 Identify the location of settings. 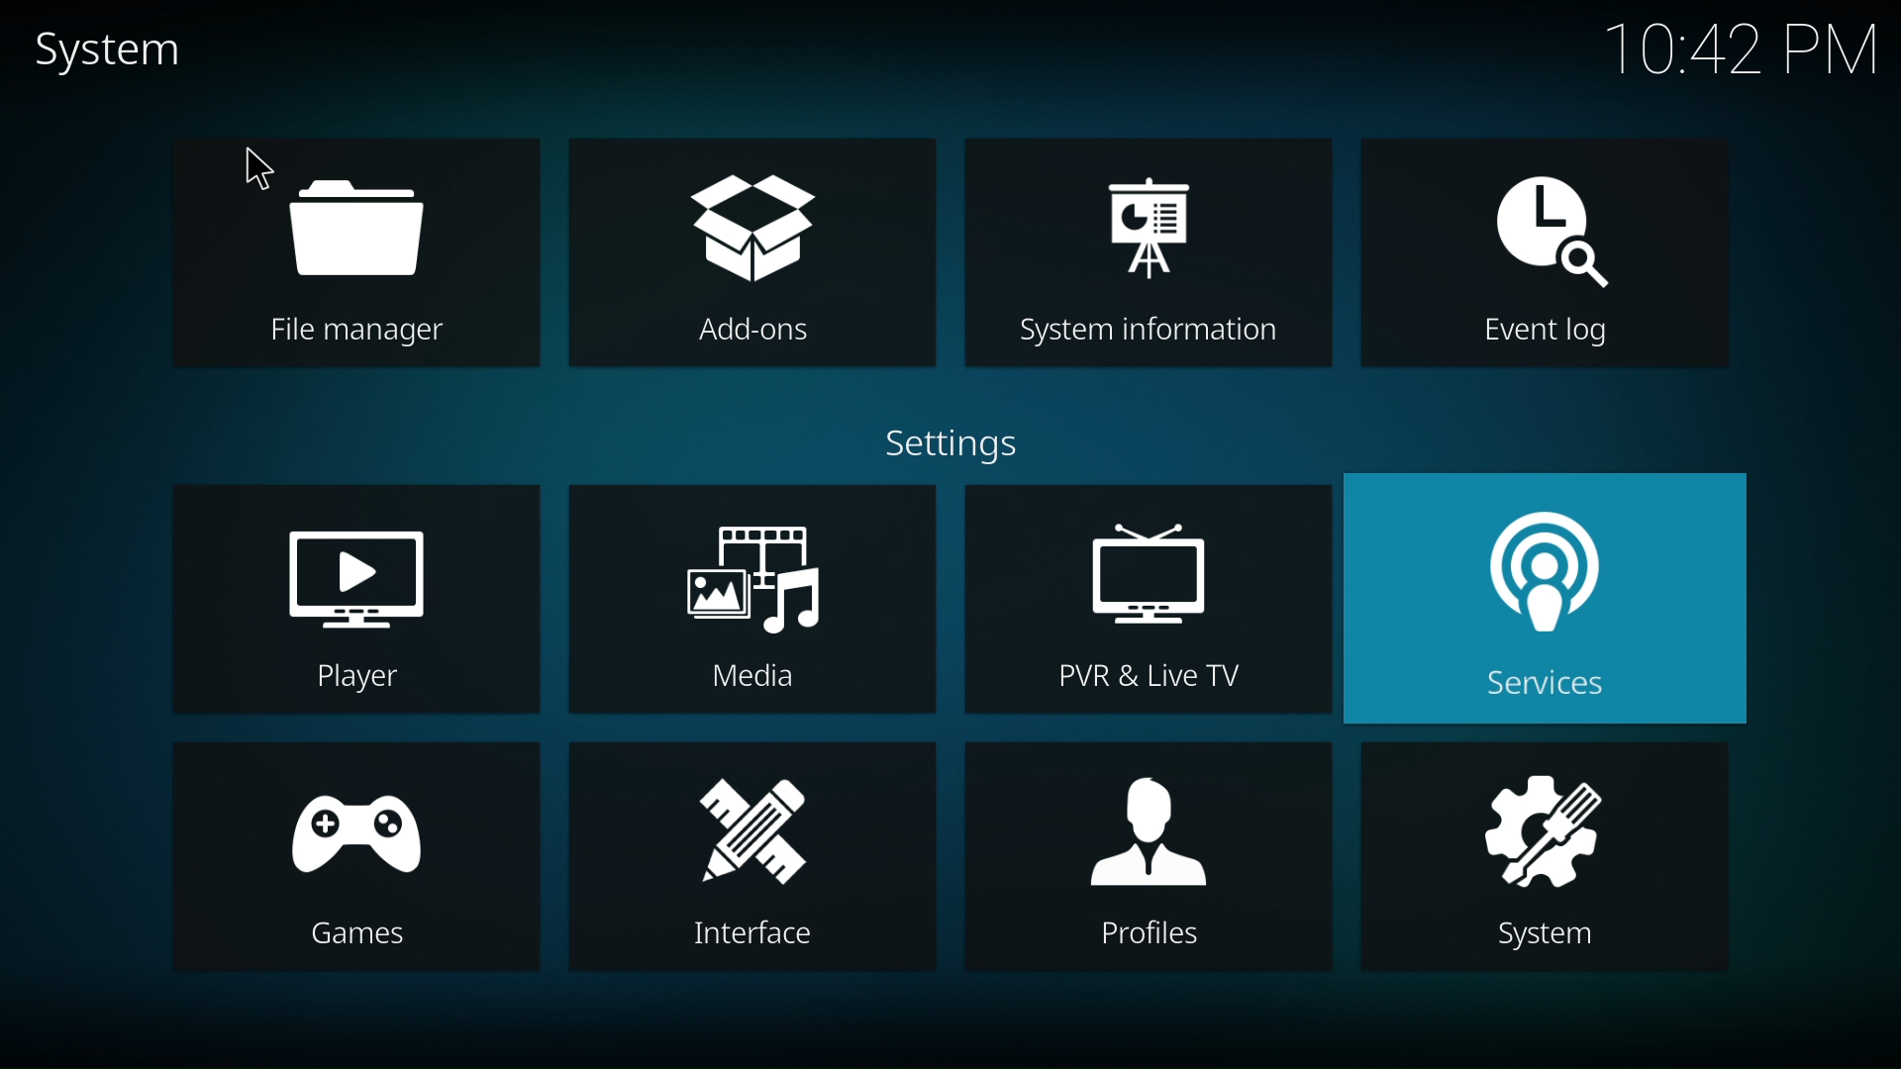
(962, 442).